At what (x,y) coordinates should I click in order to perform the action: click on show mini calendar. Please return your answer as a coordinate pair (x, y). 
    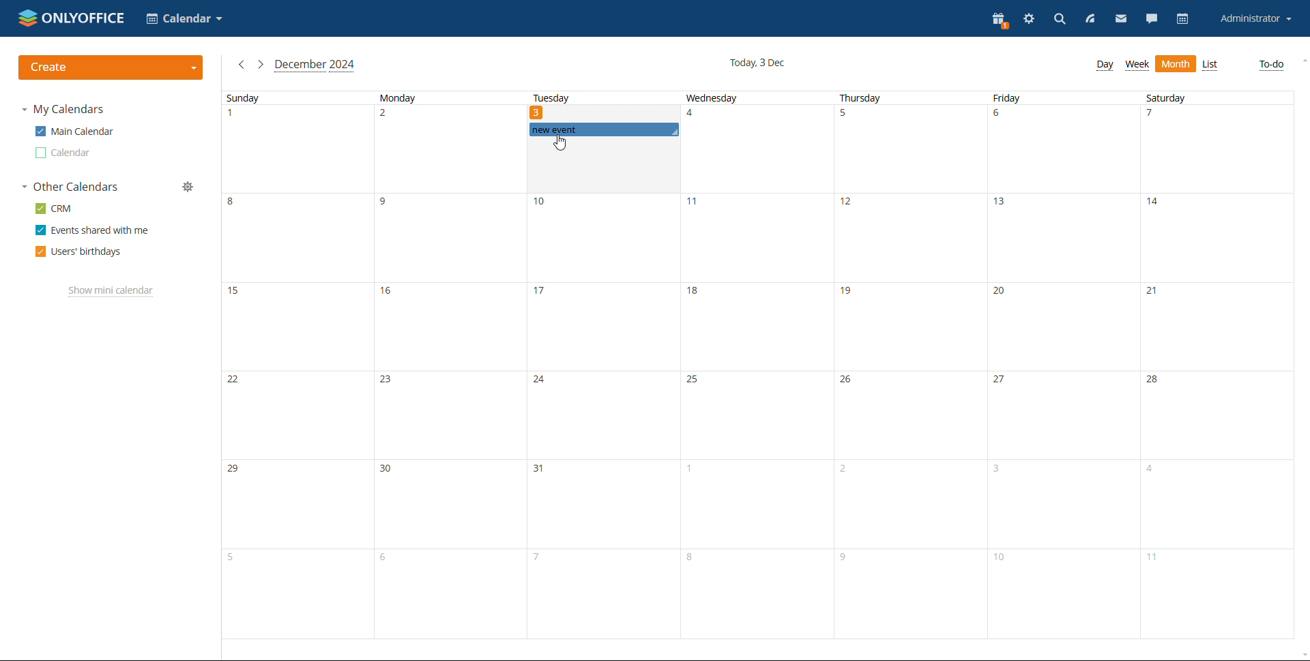
    Looking at the image, I should click on (111, 292).